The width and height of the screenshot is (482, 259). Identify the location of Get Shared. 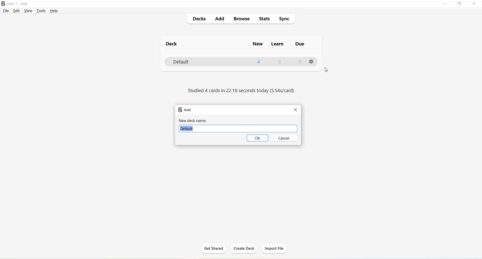
(213, 250).